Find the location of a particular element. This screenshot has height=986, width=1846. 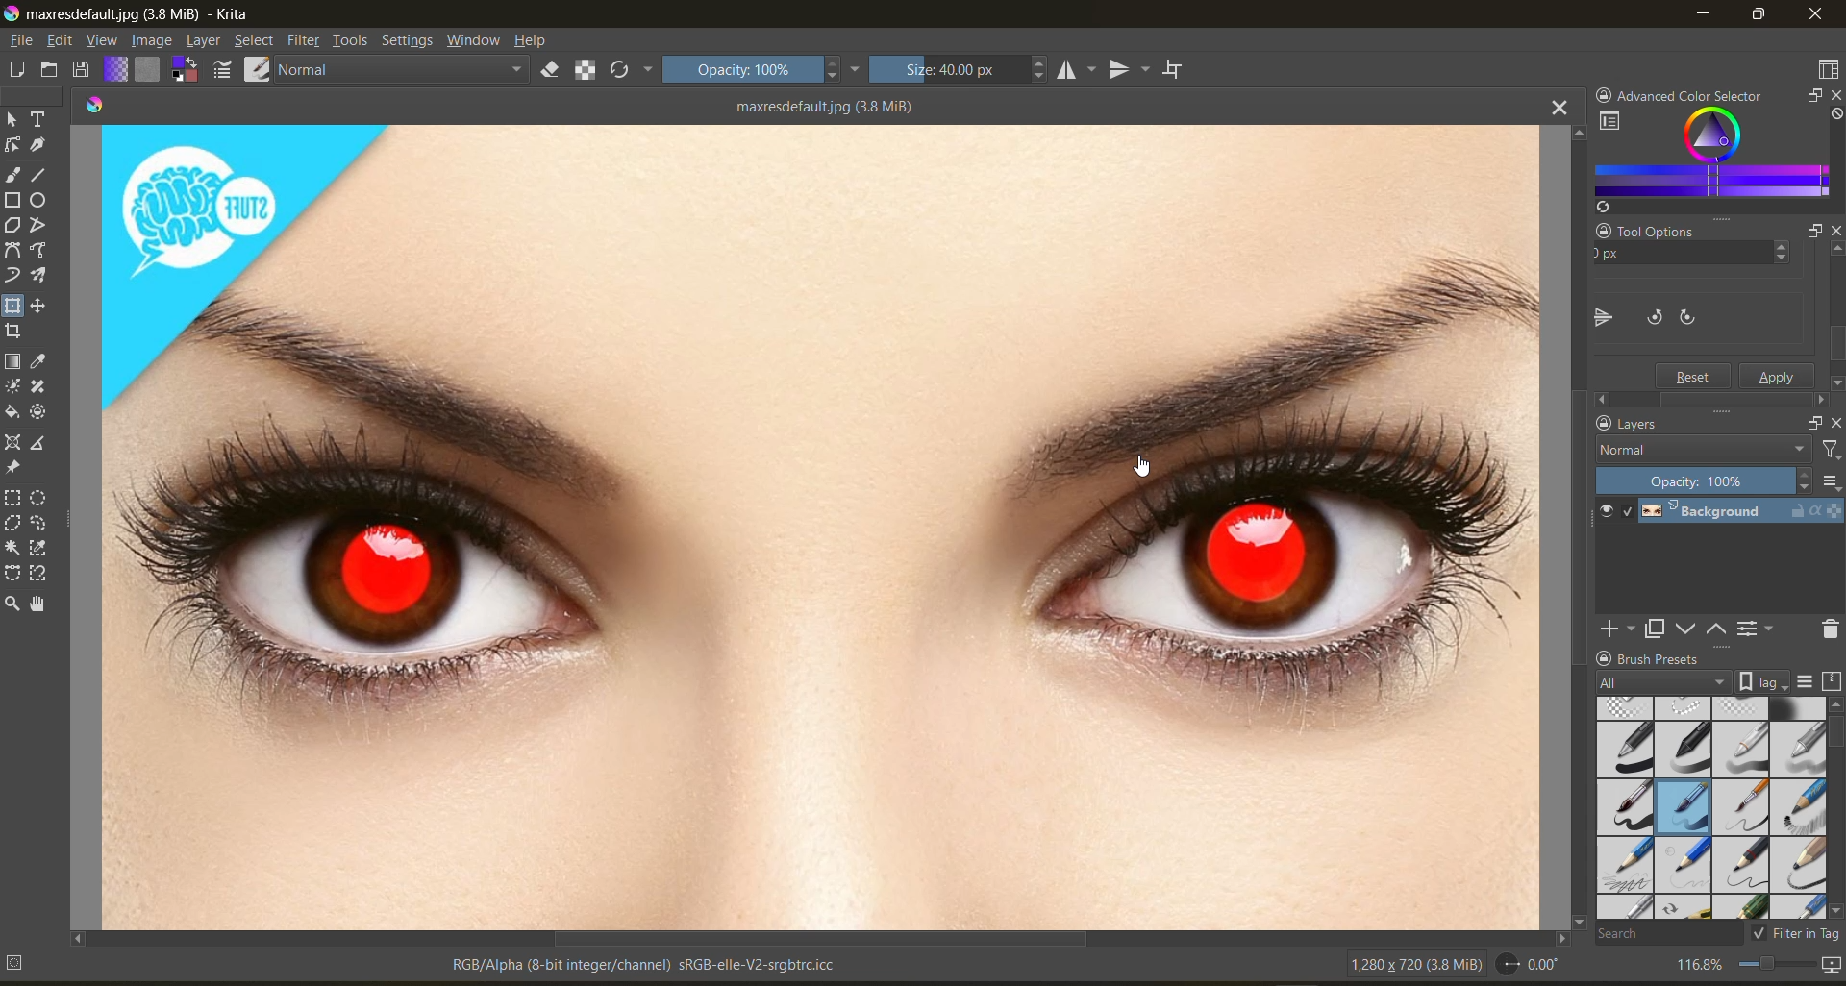

flip canvas vertically is located at coordinates (1680, 317).